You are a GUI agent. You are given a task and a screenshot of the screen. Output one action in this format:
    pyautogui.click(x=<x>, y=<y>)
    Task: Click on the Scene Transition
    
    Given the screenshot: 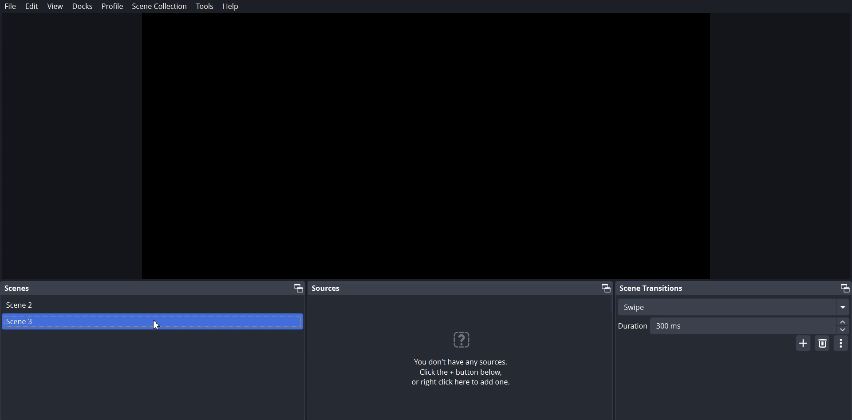 What is the action you would take?
    pyautogui.click(x=733, y=288)
    